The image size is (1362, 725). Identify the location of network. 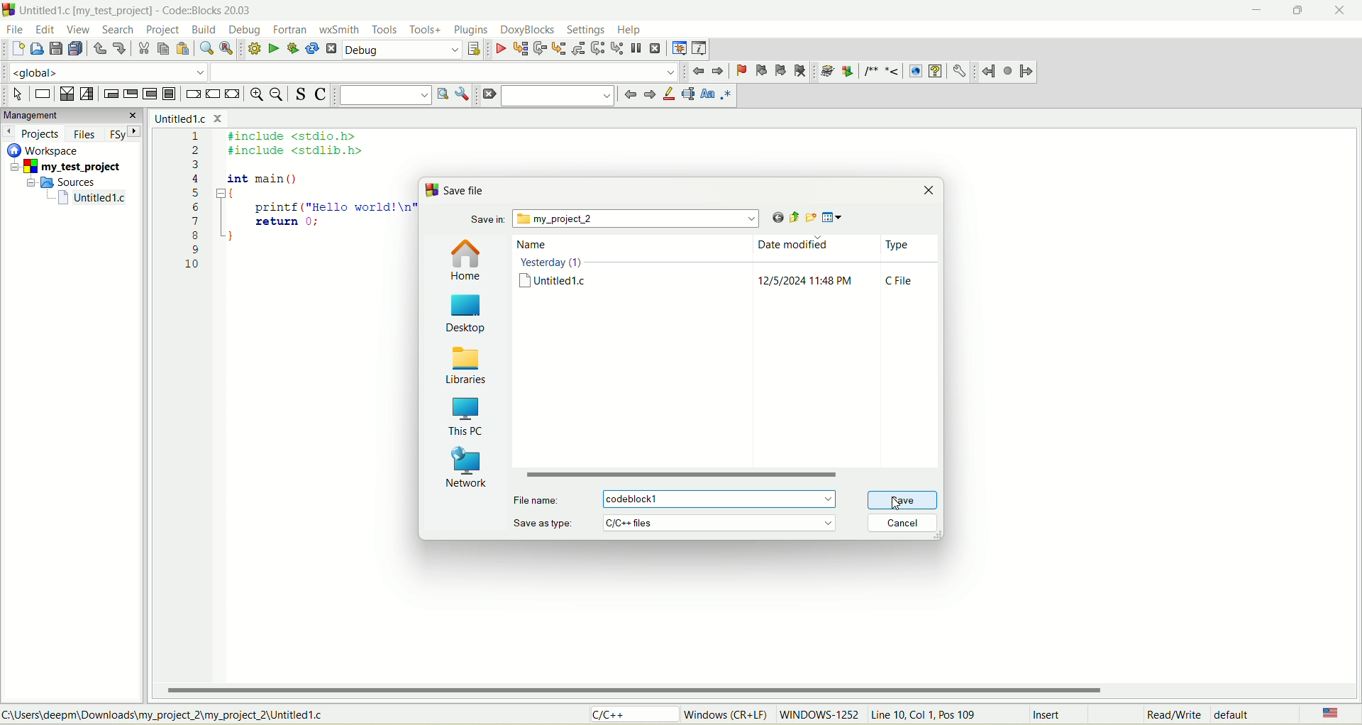
(465, 466).